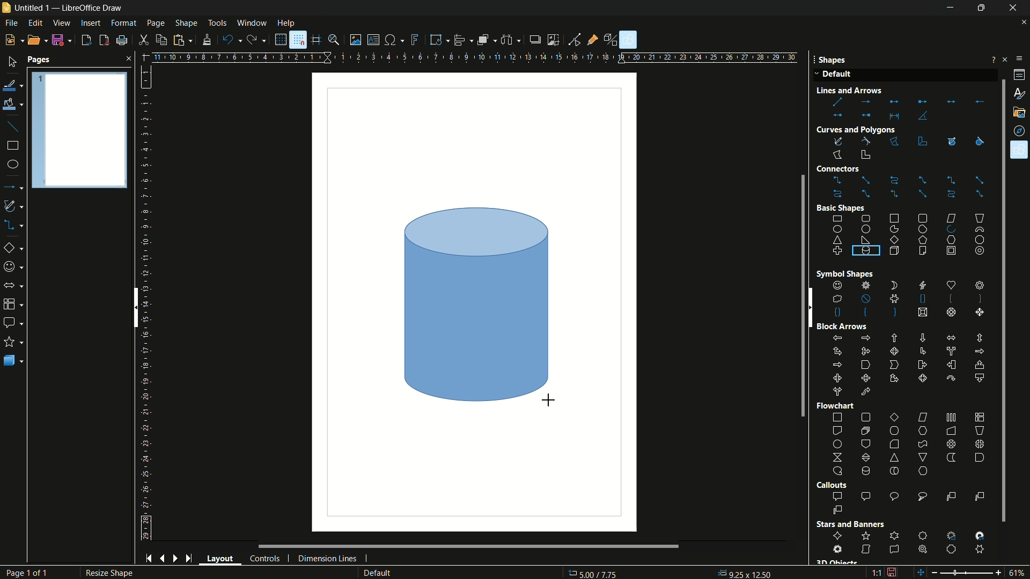 This screenshot has height=579, width=1030. What do you see at coordinates (476, 304) in the screenshot?
I see `cylinder` at bounding box center [476, 304].